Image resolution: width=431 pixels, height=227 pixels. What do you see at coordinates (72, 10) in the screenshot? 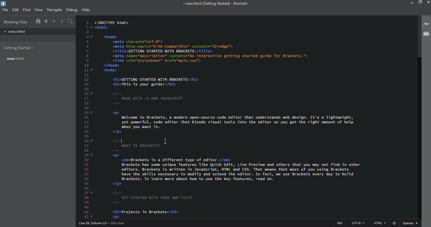
I see `debug` at bounding box center [72, 10].